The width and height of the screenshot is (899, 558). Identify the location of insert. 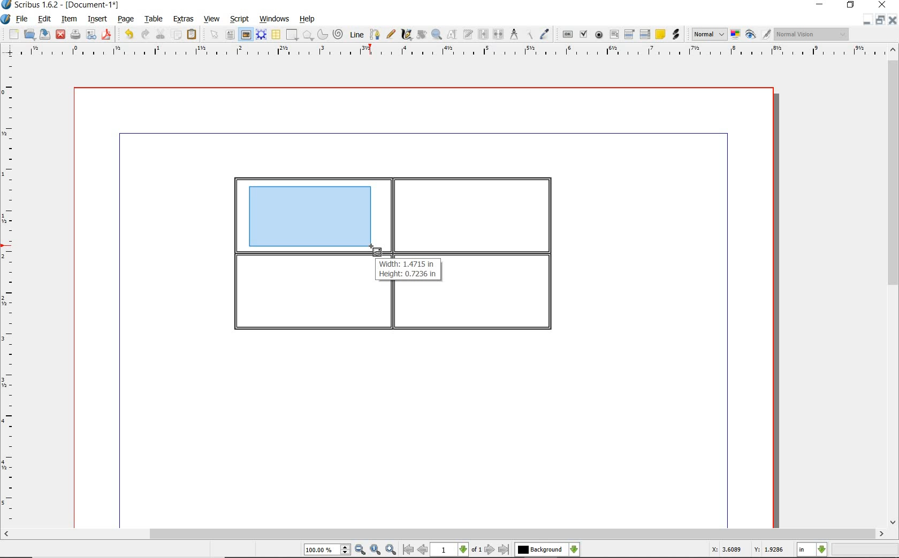
(96, 20).